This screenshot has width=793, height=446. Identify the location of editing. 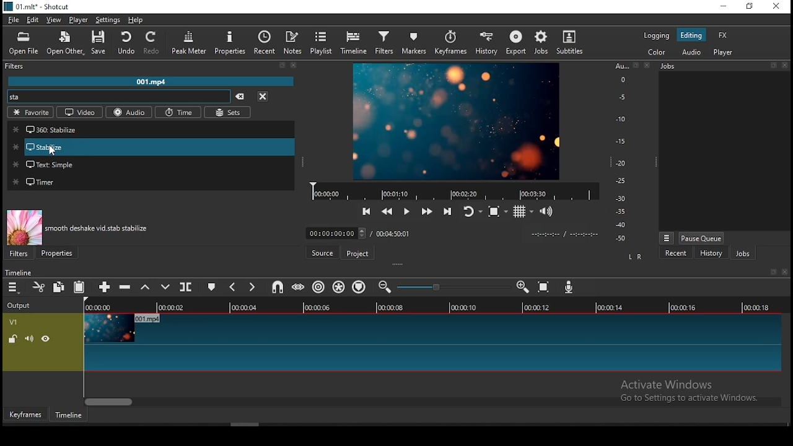
(692, 34).